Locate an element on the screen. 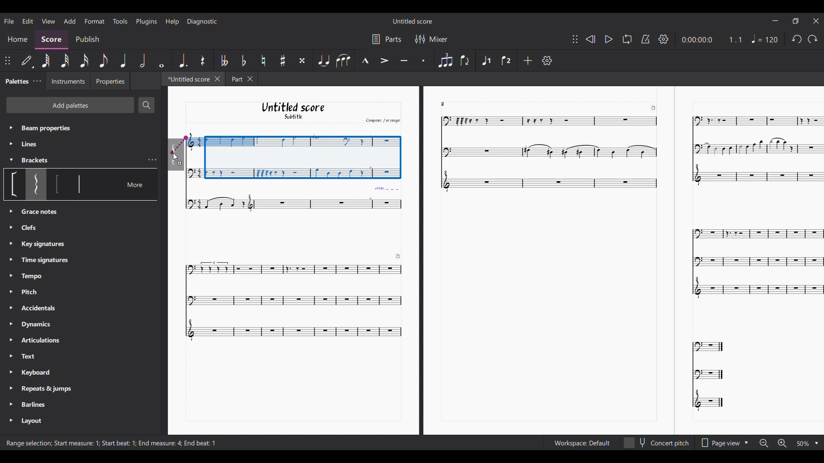 Image resolution: width=824 pixels, height=463 pixels.  is located at coordinates (8, 142).